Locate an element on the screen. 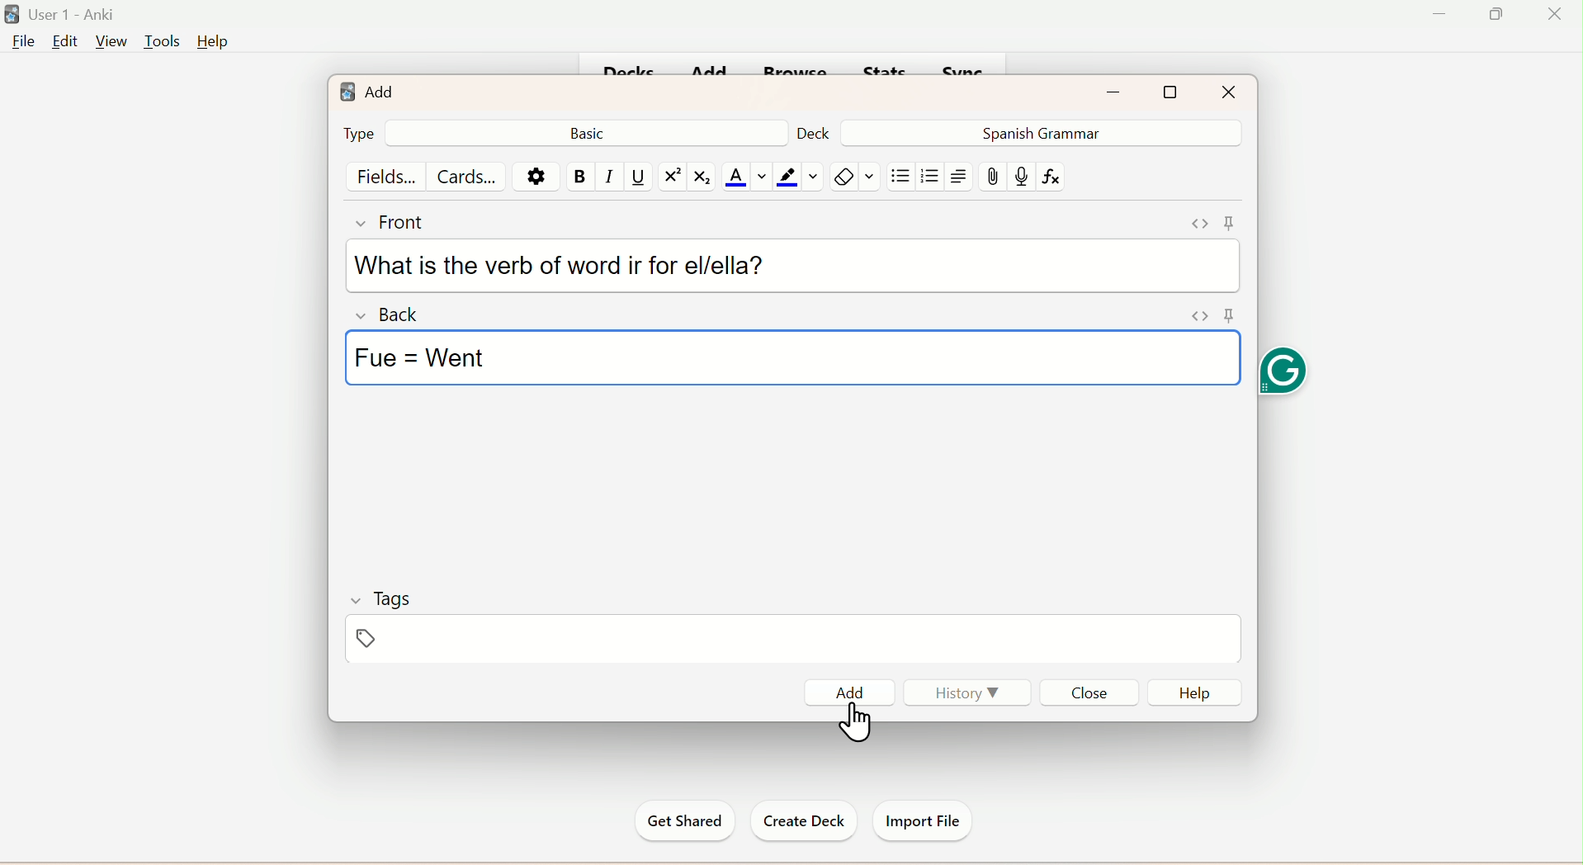  Bold is located at coordinates (581, 177).